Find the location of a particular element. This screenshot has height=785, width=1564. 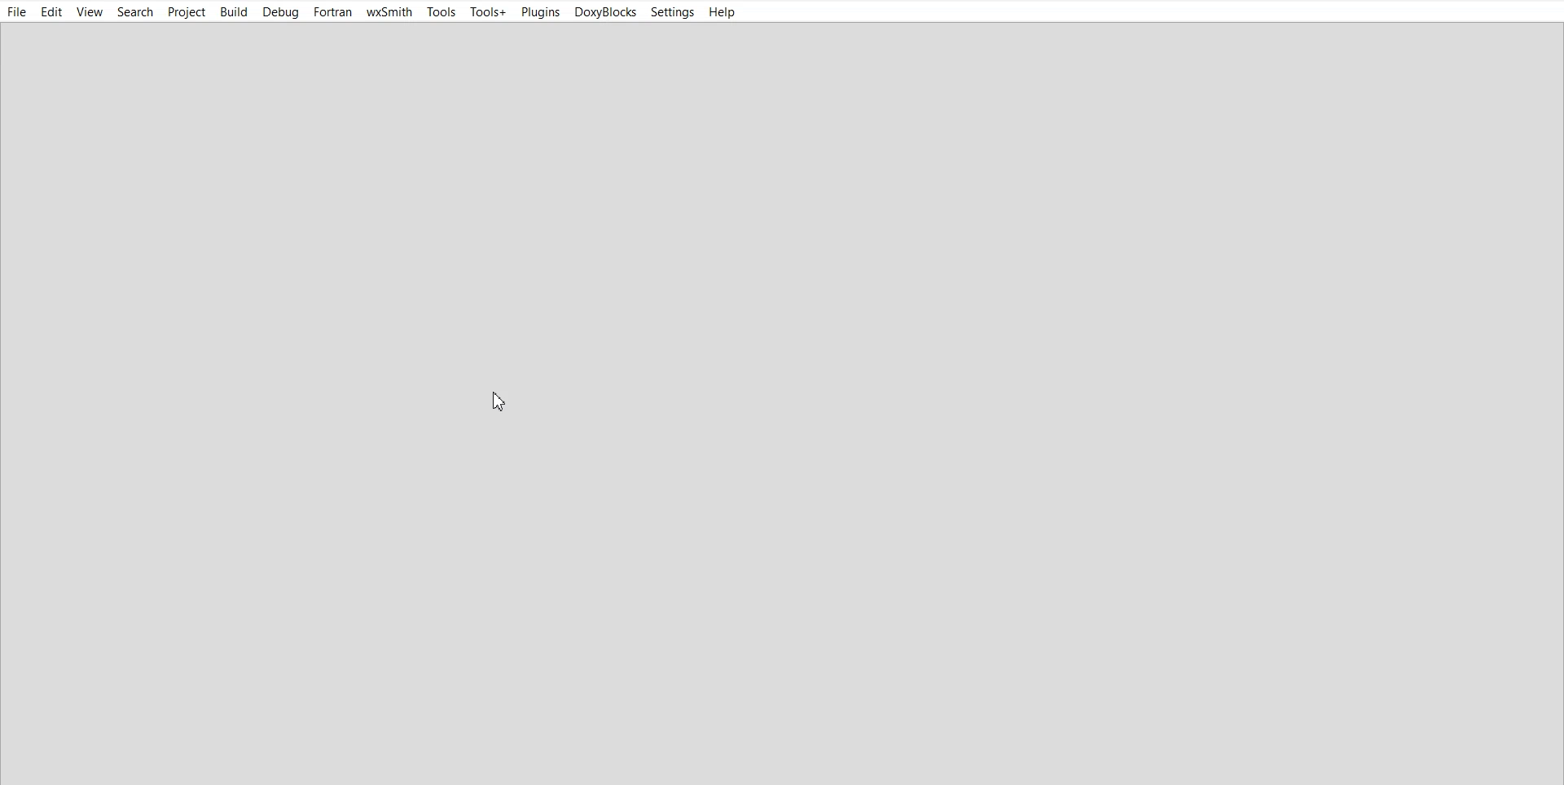

Tools+ is located at coordinates (488, 12).